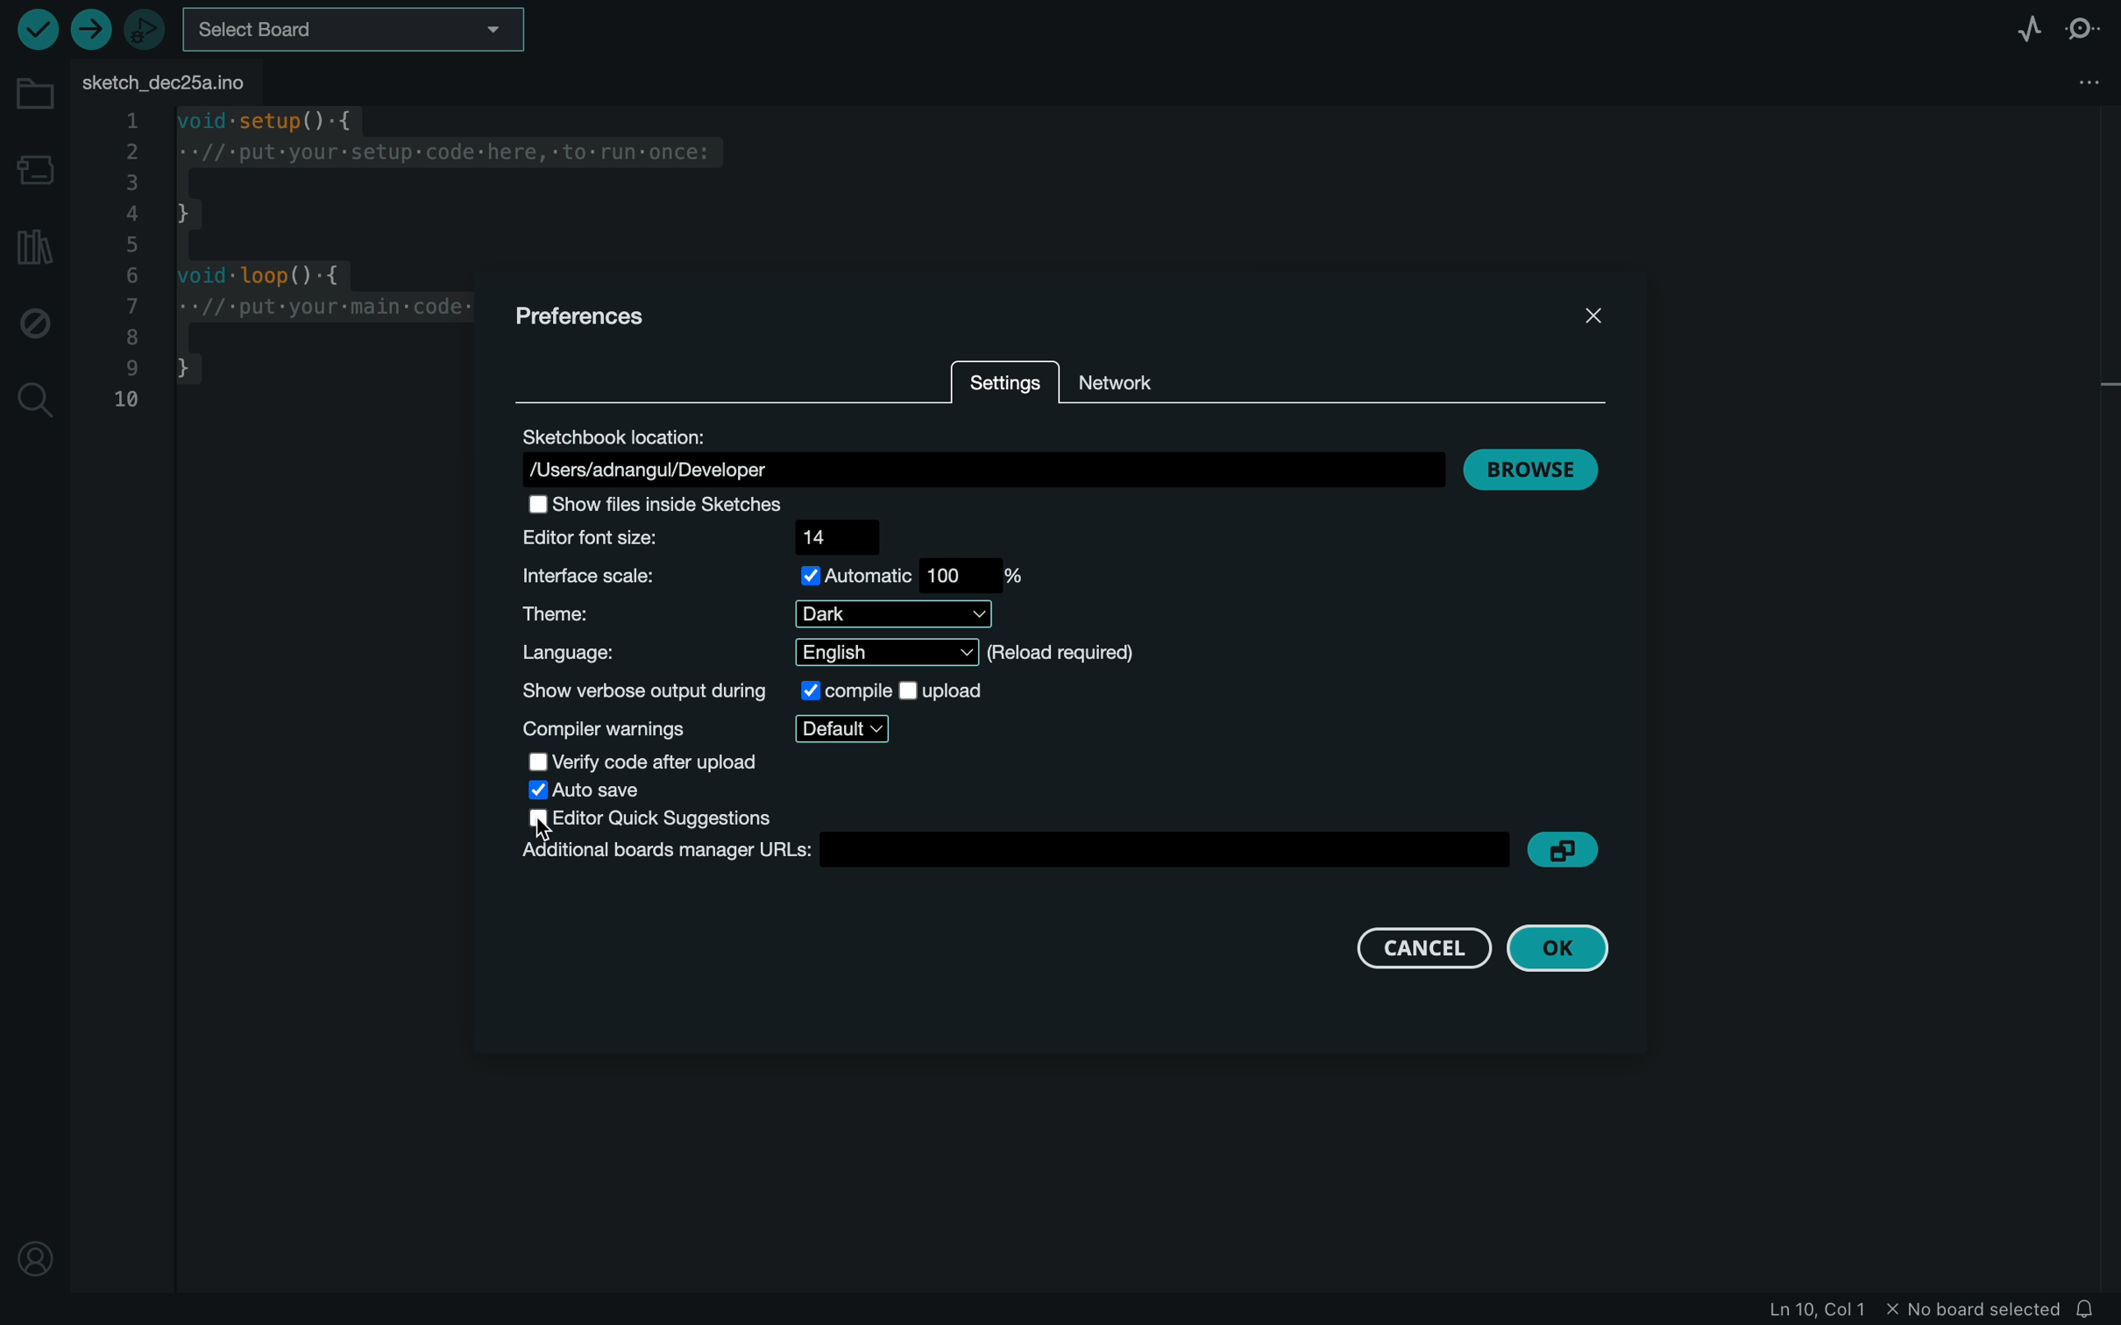 The width and height of the screenshot is (2121, 1325). Describe the element at coordinates (33, 29) in the screenshot. I see `verify` at that location.